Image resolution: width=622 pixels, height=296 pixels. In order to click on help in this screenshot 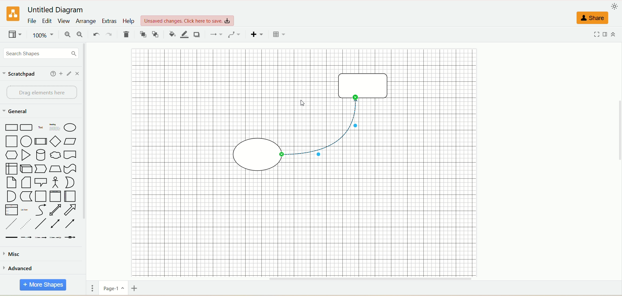, I will do `click(129, 21)`.